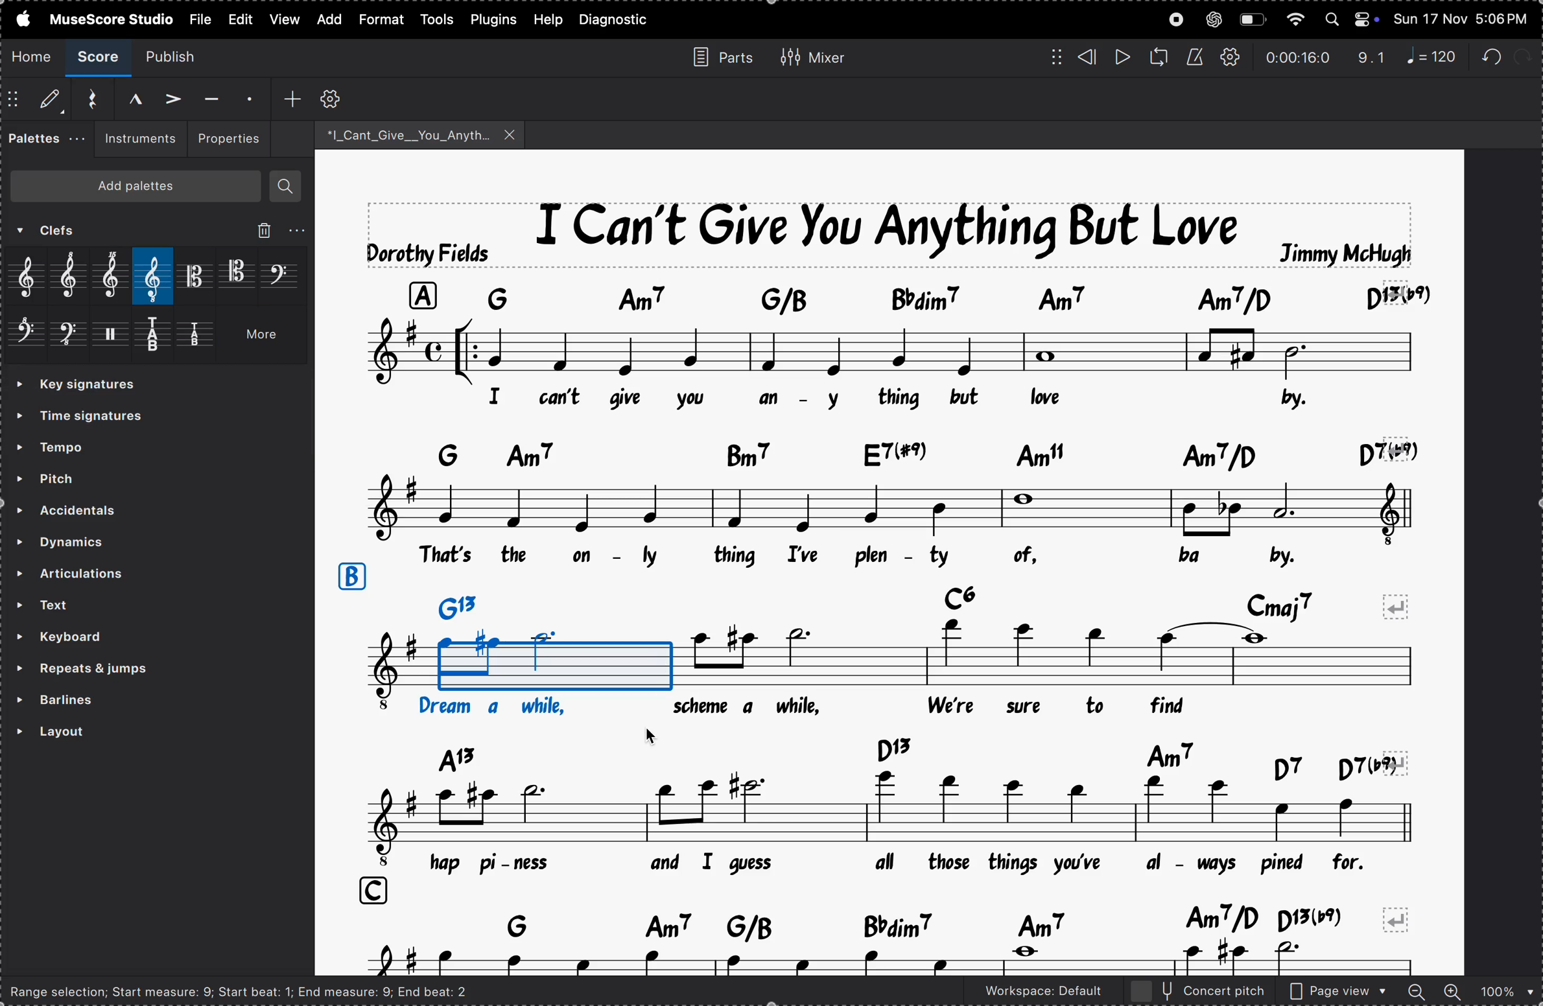  Describe the element at coordinates (156, 277) in the screenshot. I see `treble 8 a bassa` at that location.